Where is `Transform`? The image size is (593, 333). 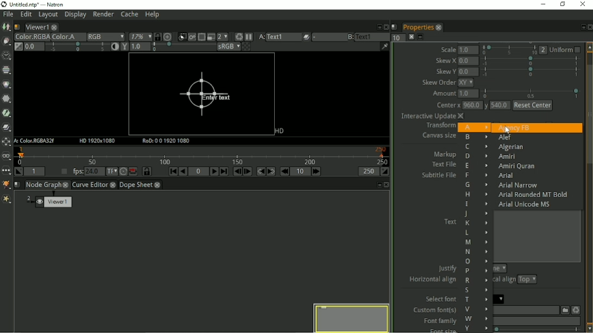
Transform is located at coordinates (6, 142).